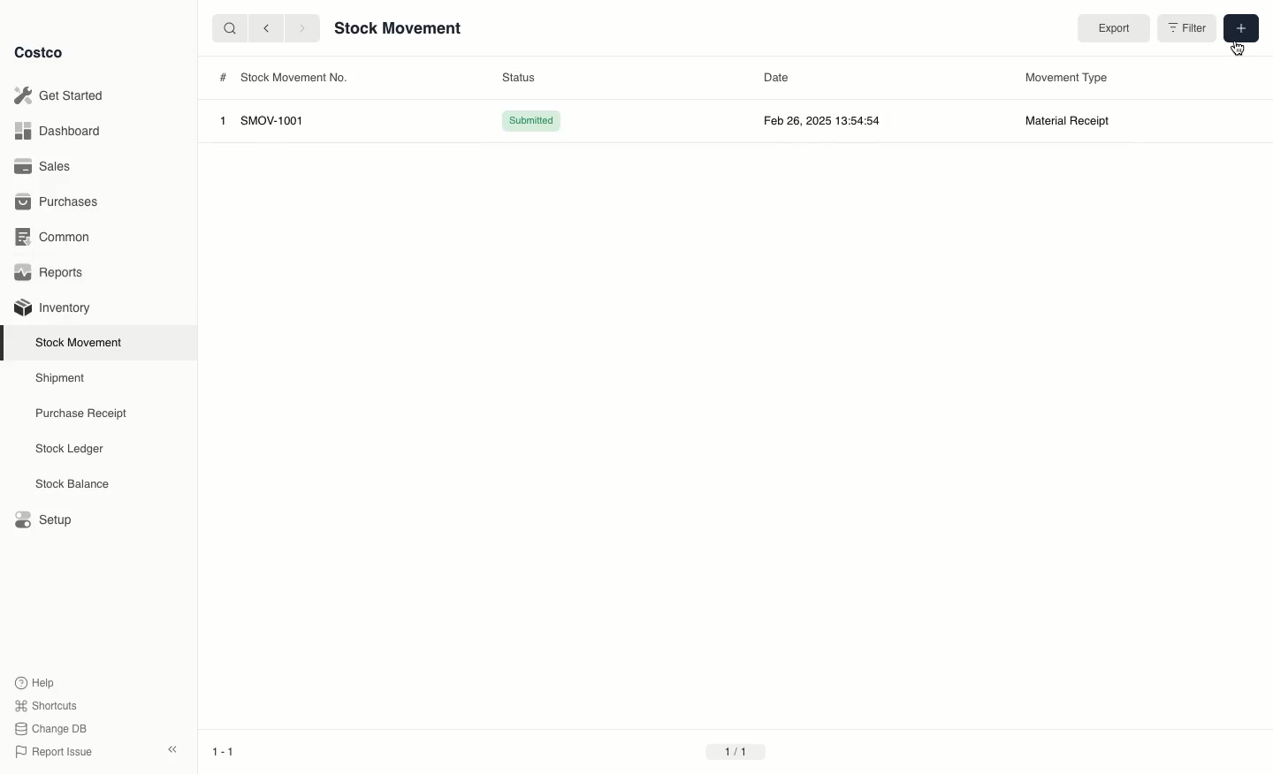  What do you see at coordinates (61, 379) in the screenshot?
I see `Shipment` at bounding box center [61, 379].